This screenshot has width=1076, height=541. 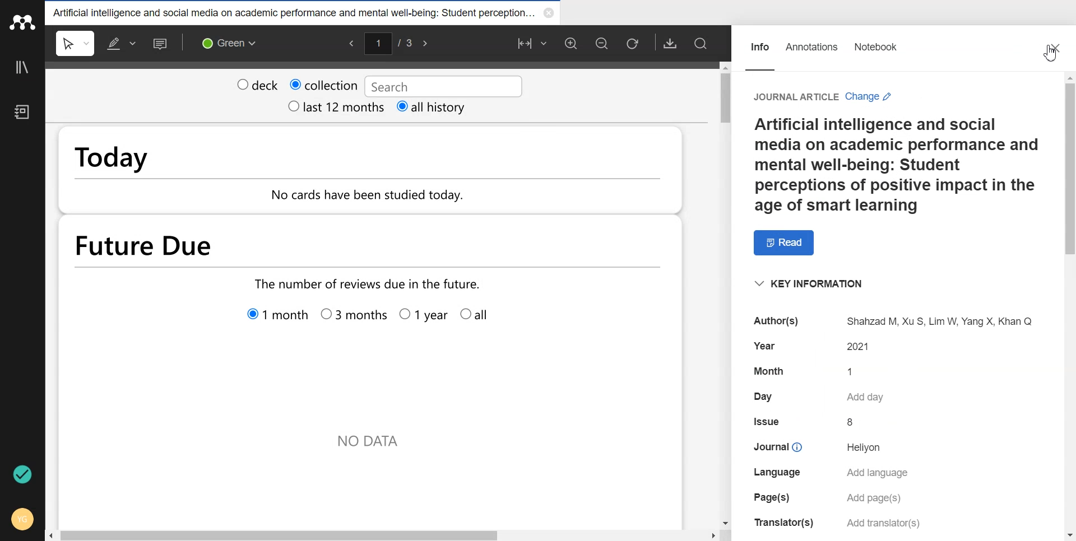 What do you see at coordinates (780, 242) in the screenshot?
I see `Read` at bounding box center [780, 242].